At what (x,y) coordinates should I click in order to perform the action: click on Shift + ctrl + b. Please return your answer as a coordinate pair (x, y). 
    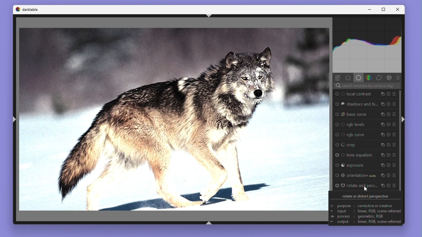
    Looking at the image, I should click on (209, 222).